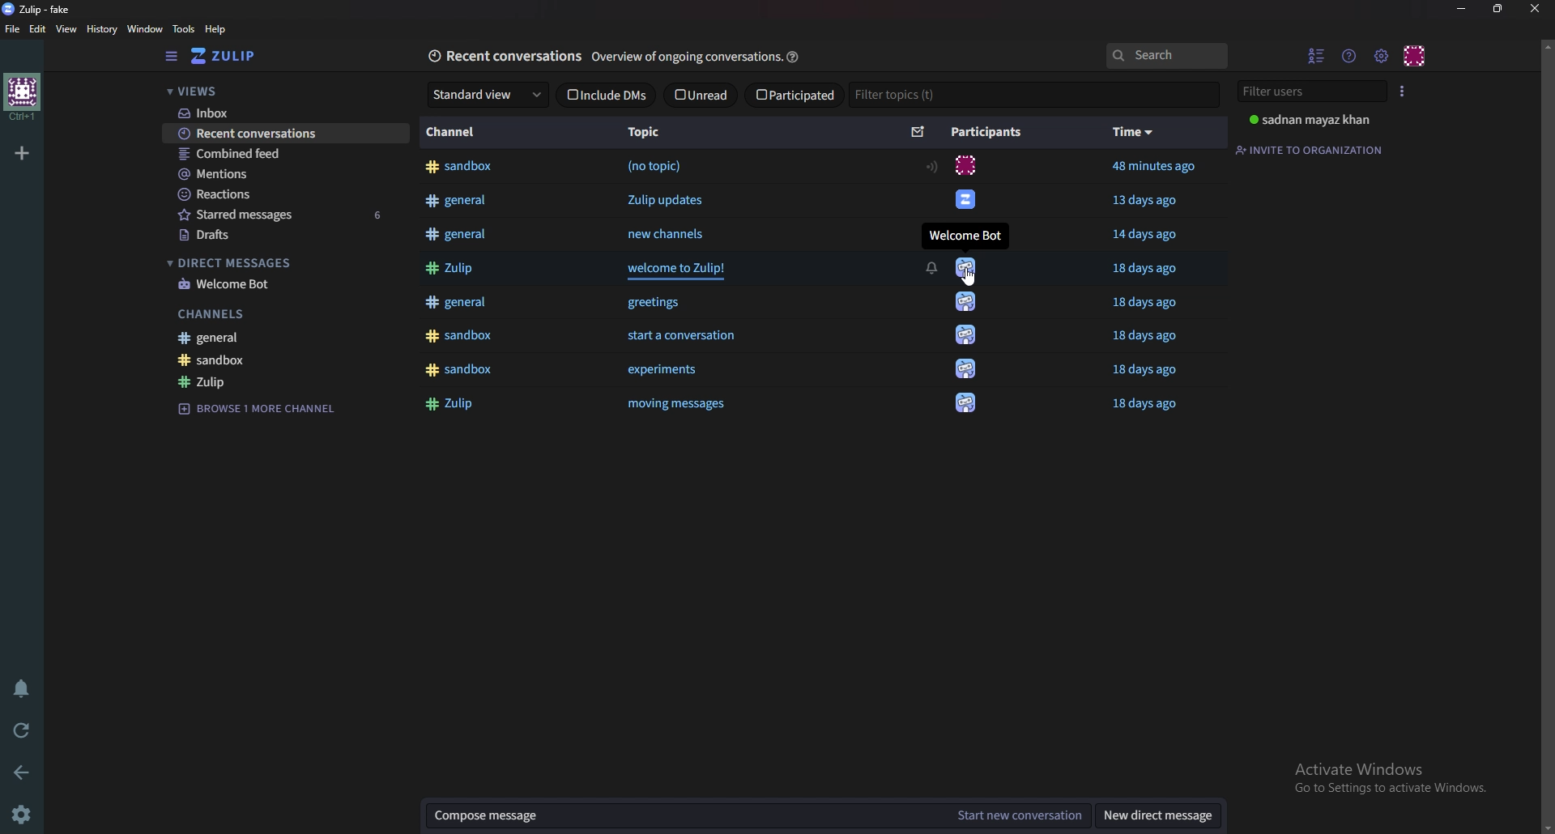 The width and height of the screenshot is (1555, 834). Describe the element at coordinates (264, 407) in the screenshot. I see `Browse channel` at that location.